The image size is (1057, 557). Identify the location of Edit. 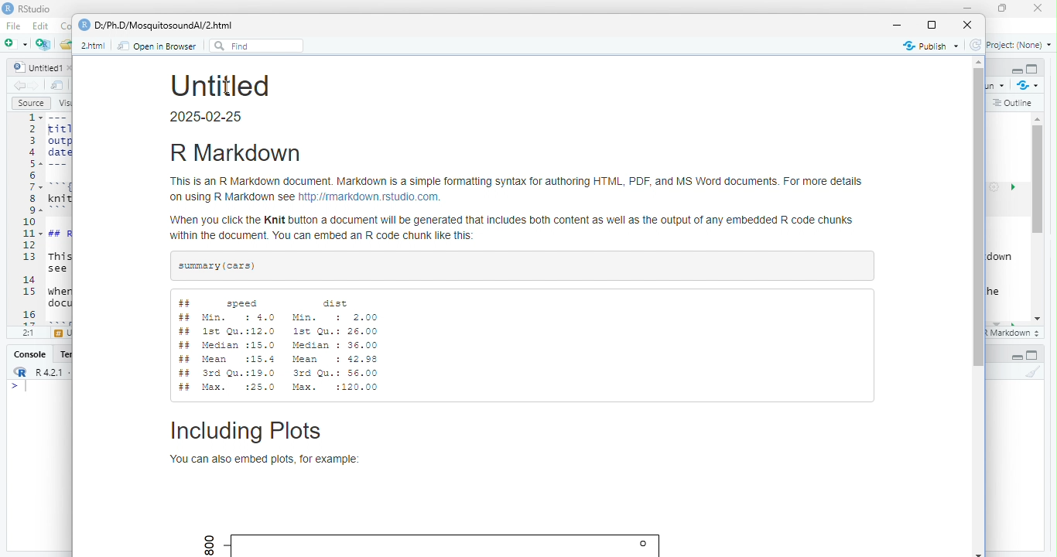
(42, 26).